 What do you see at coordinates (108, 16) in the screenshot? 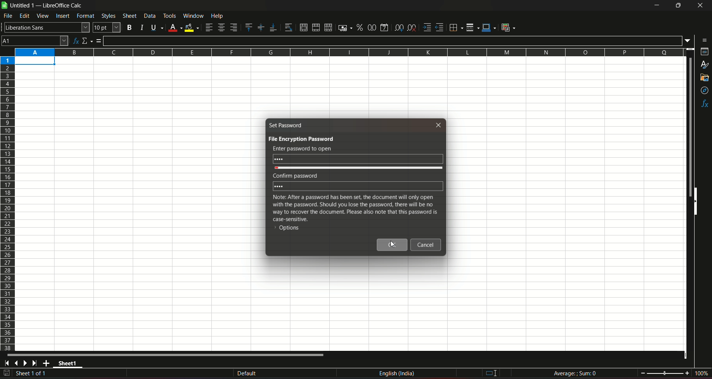
I see `Styles` at bounding box center [108, 16].